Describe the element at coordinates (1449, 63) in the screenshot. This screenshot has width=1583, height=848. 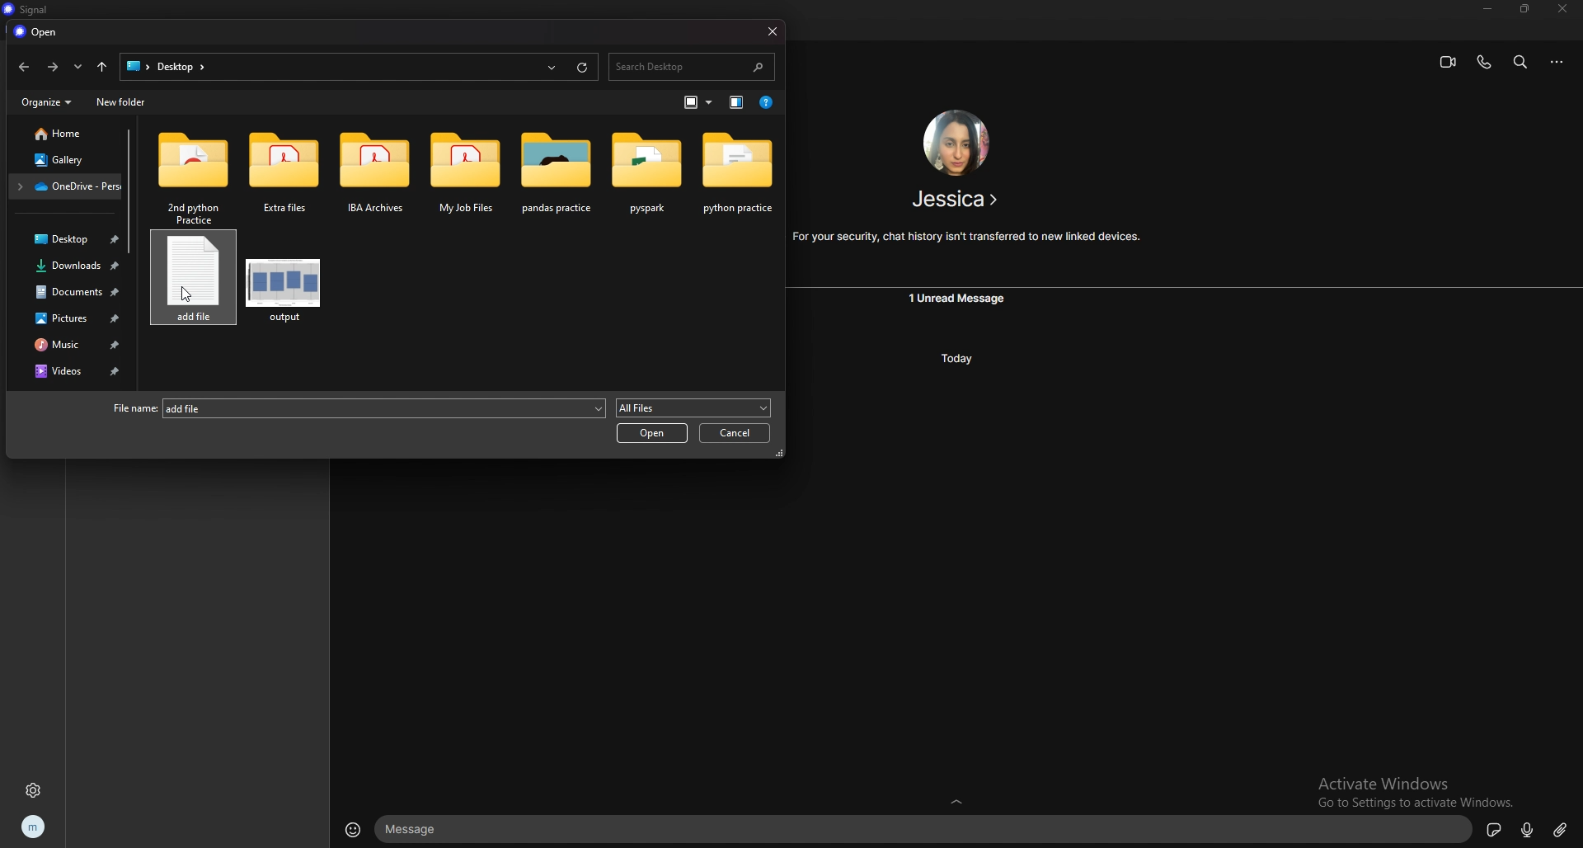
I see `video call` at that location.